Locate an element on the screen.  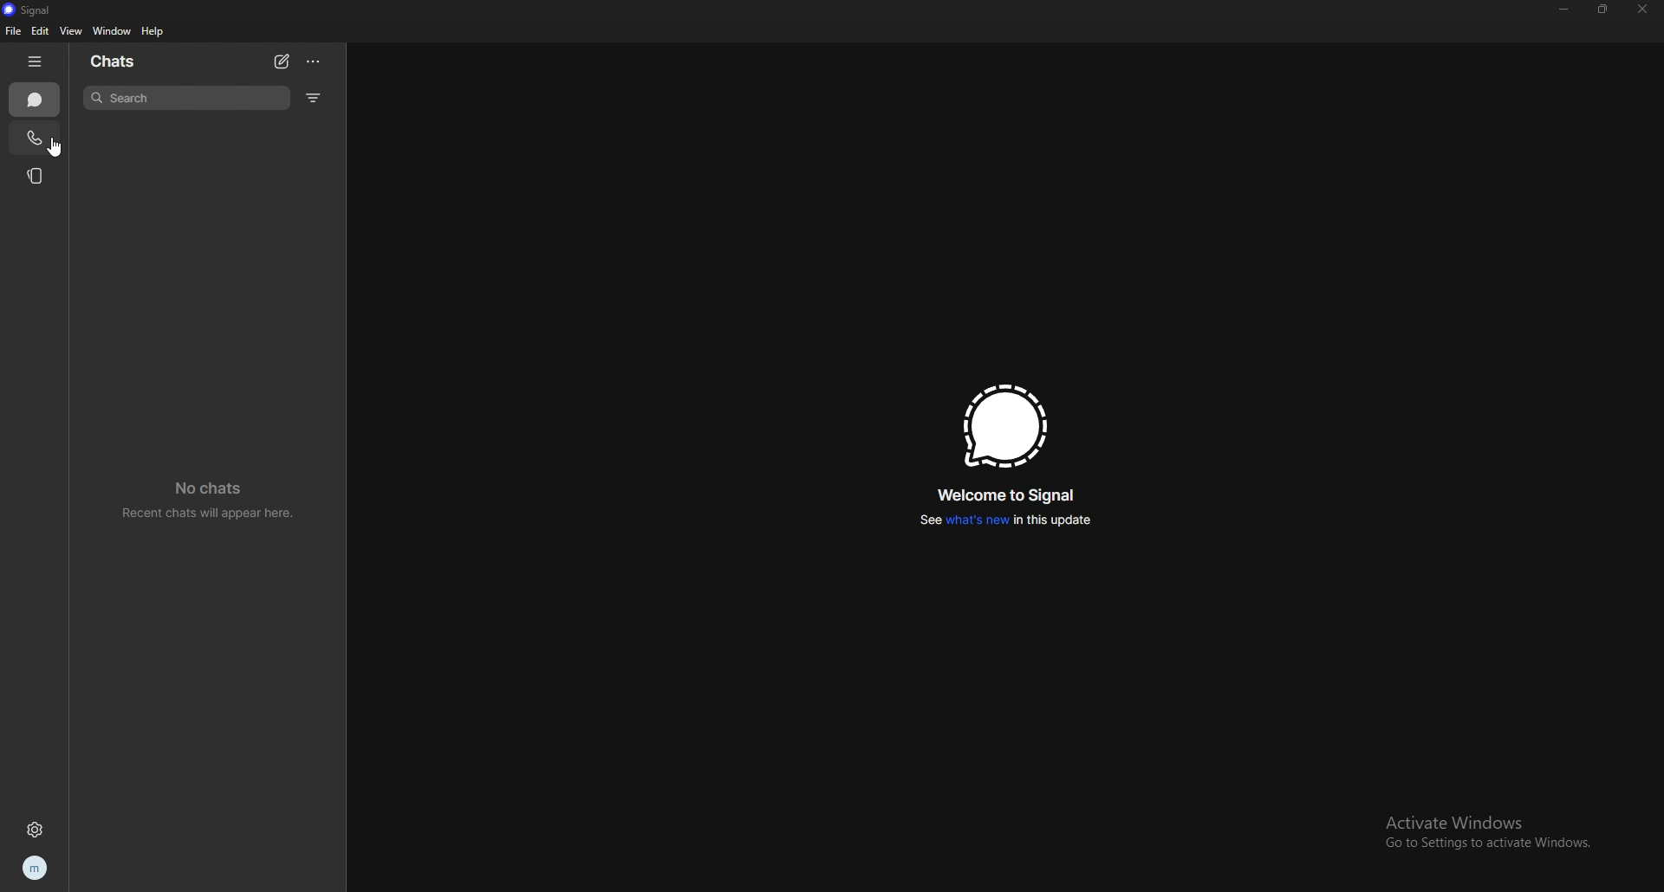
resize is located at coordinates (1604, 9).